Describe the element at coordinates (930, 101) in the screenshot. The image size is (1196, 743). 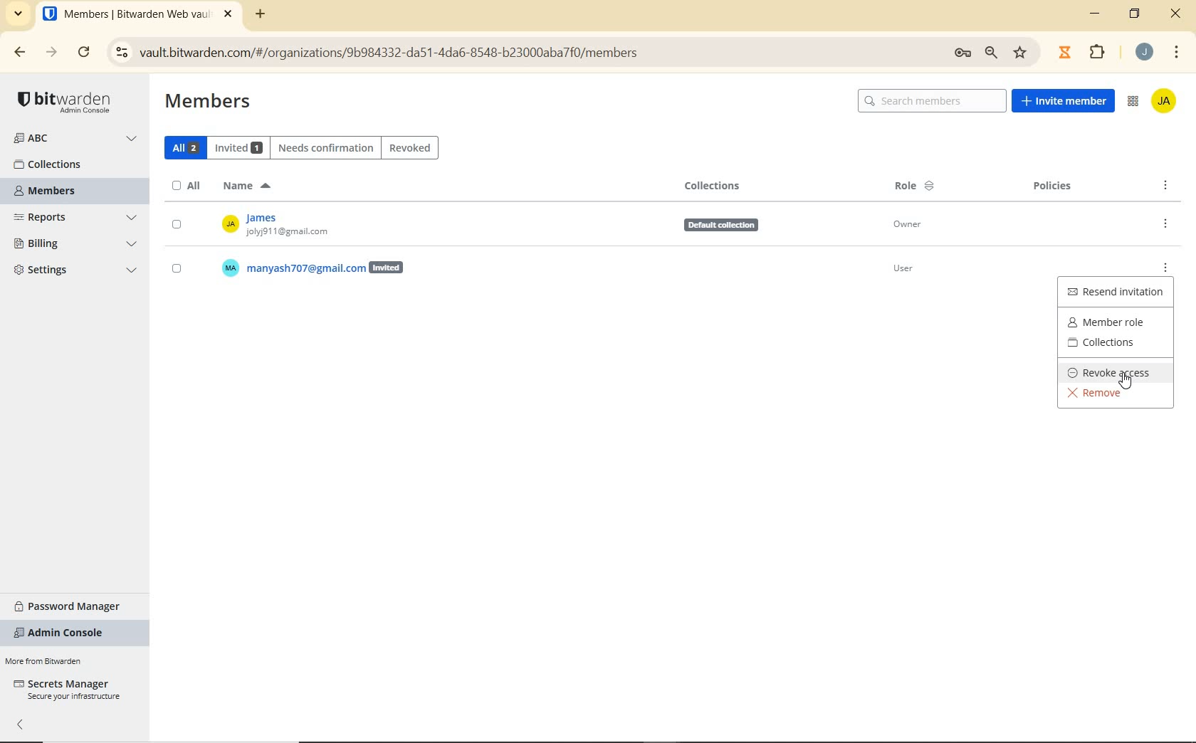
I see `SEARCH MEMBERS` at that location.